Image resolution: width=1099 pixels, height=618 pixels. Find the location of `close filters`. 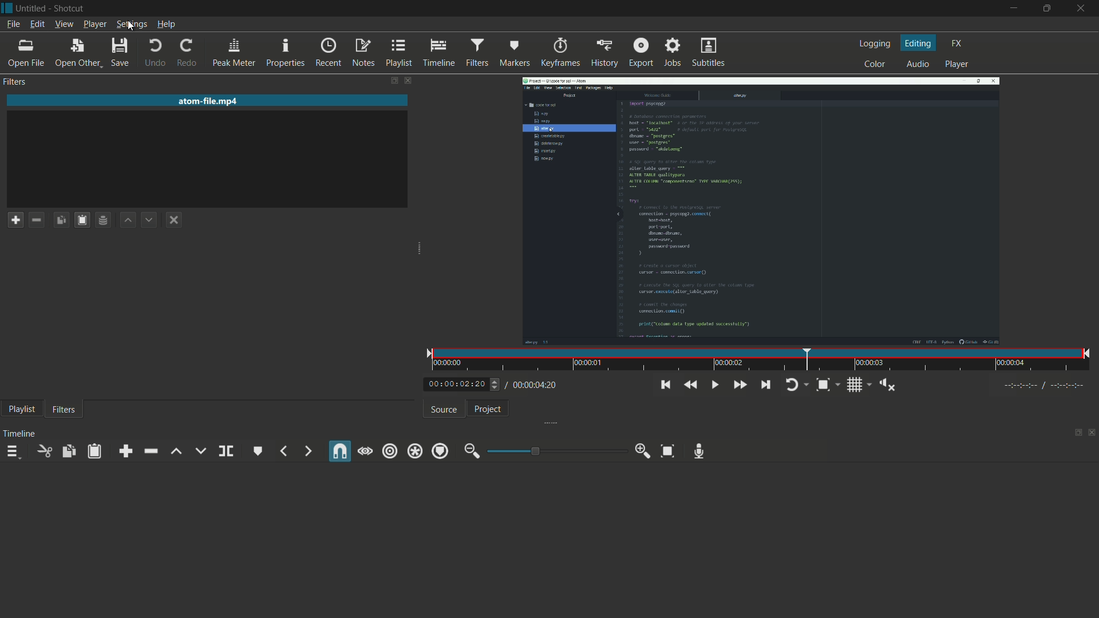

close filters is located at coordinates (410, 81).